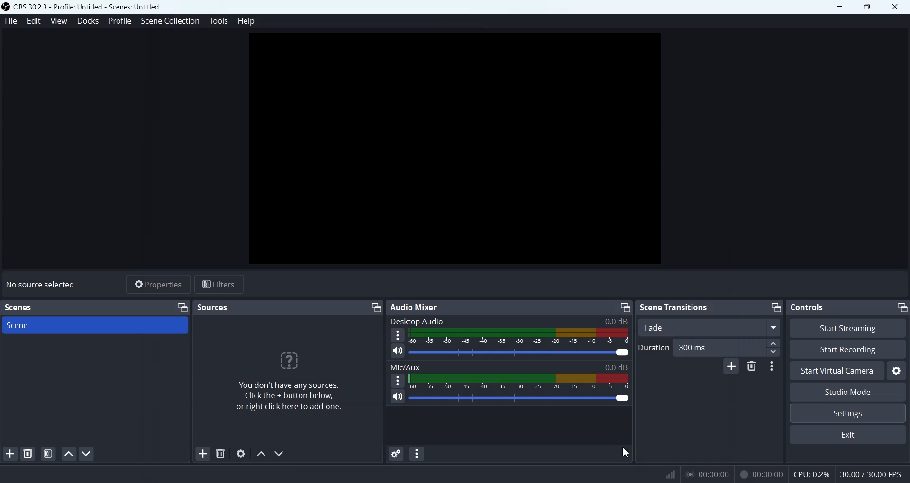 This screenshot has height=483, width=910. I want to click on Docks, so click(87, 21).